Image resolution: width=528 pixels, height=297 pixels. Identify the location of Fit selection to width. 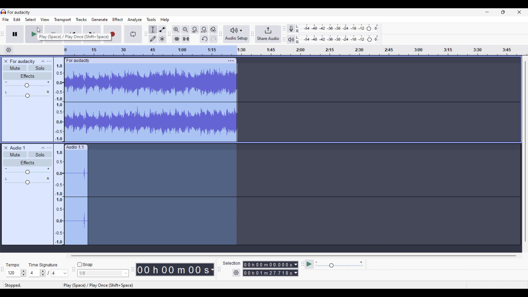
(195, 29).